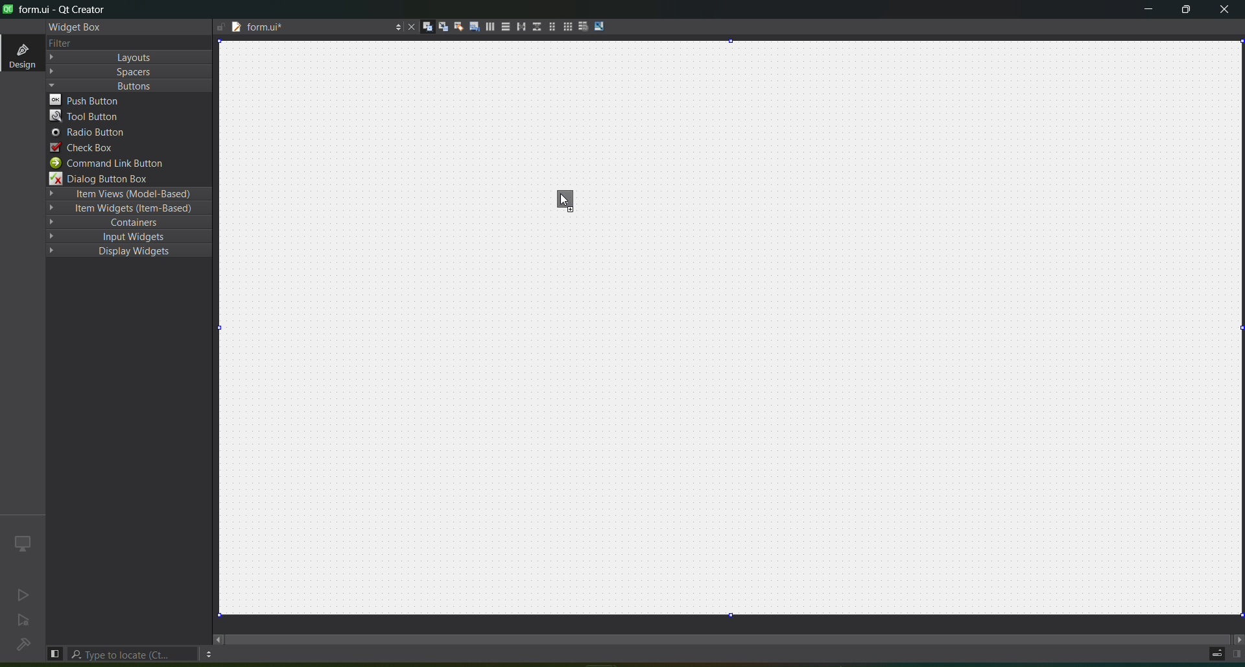 This screenshot has width=1245, height=667. Describe the element at coordinates (25, 593) in the screenshot. I see `no active project` at that location.